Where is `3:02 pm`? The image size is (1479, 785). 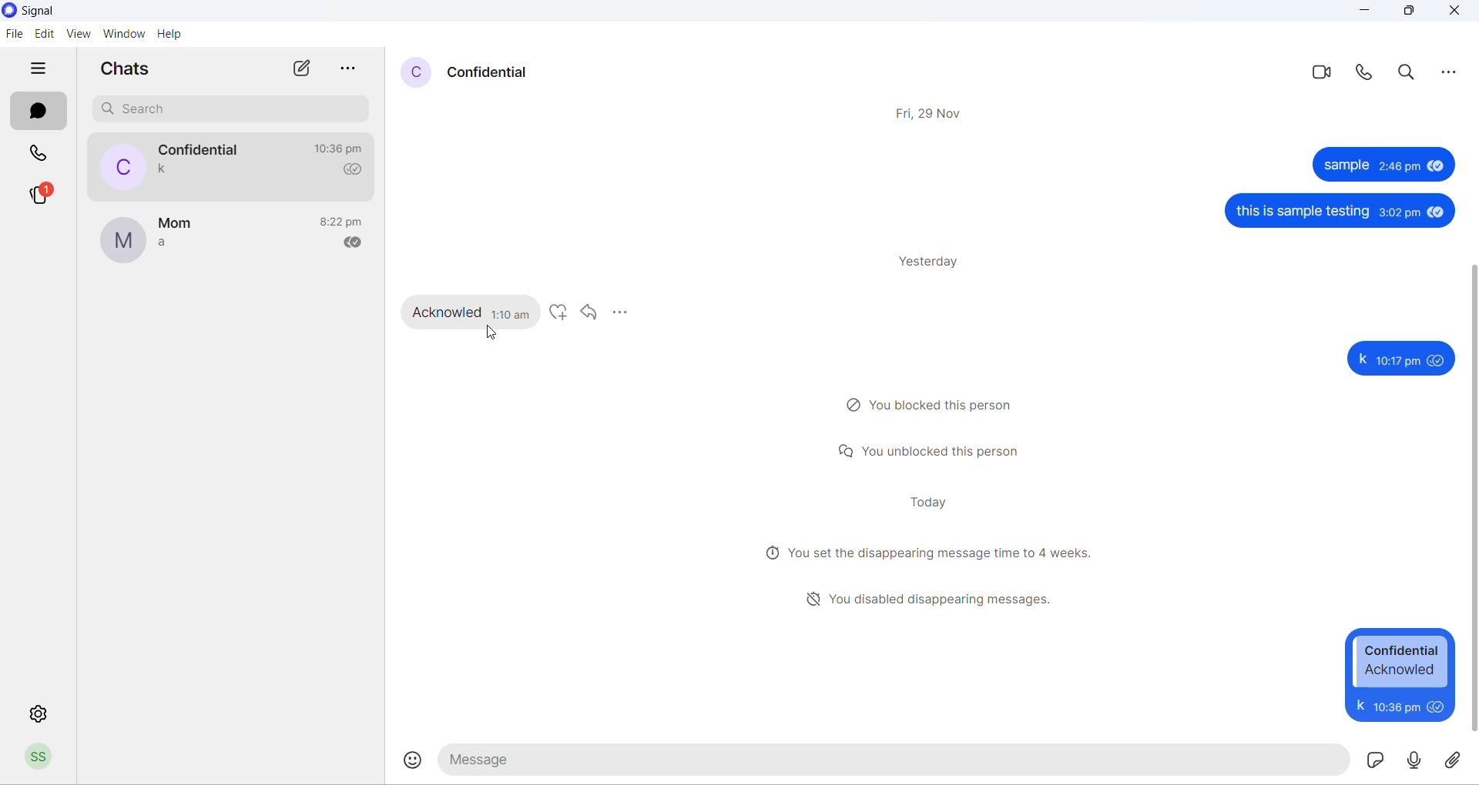 3:02 pm is located at coordinates (1399, 214).